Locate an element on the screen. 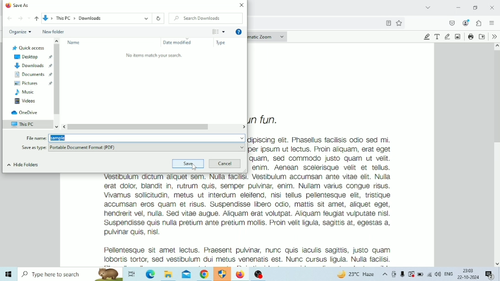 Image resolution: width=500 pixels, height=281 pixels. Address bar is located at coordinates (295, 23).